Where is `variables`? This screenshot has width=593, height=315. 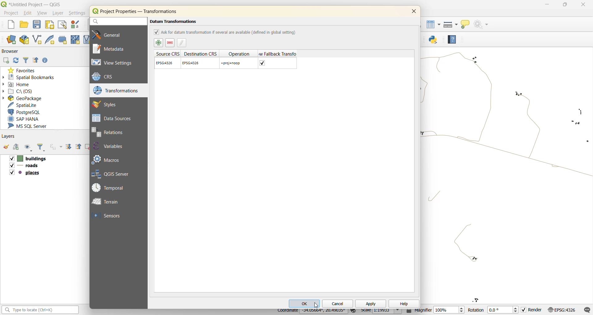
variables is located at coordinates (113, 146).